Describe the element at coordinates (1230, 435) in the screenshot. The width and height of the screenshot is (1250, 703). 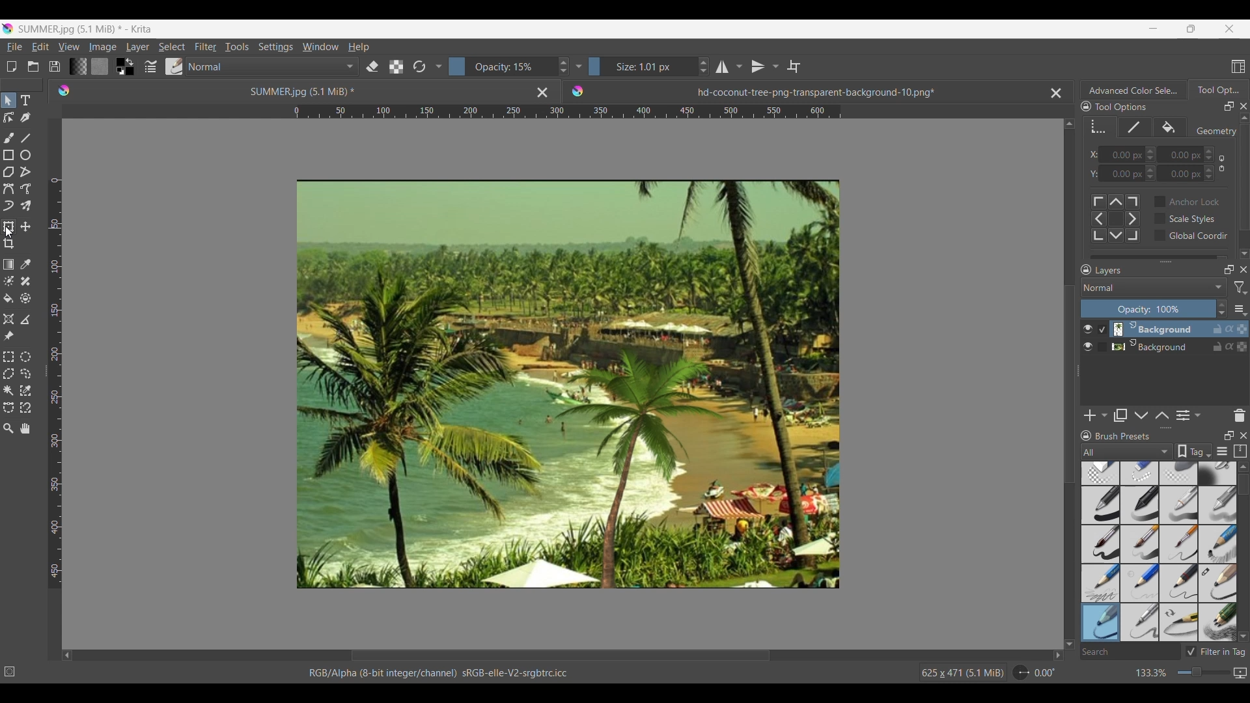
I see `Float Brush Presets panel` at that location.